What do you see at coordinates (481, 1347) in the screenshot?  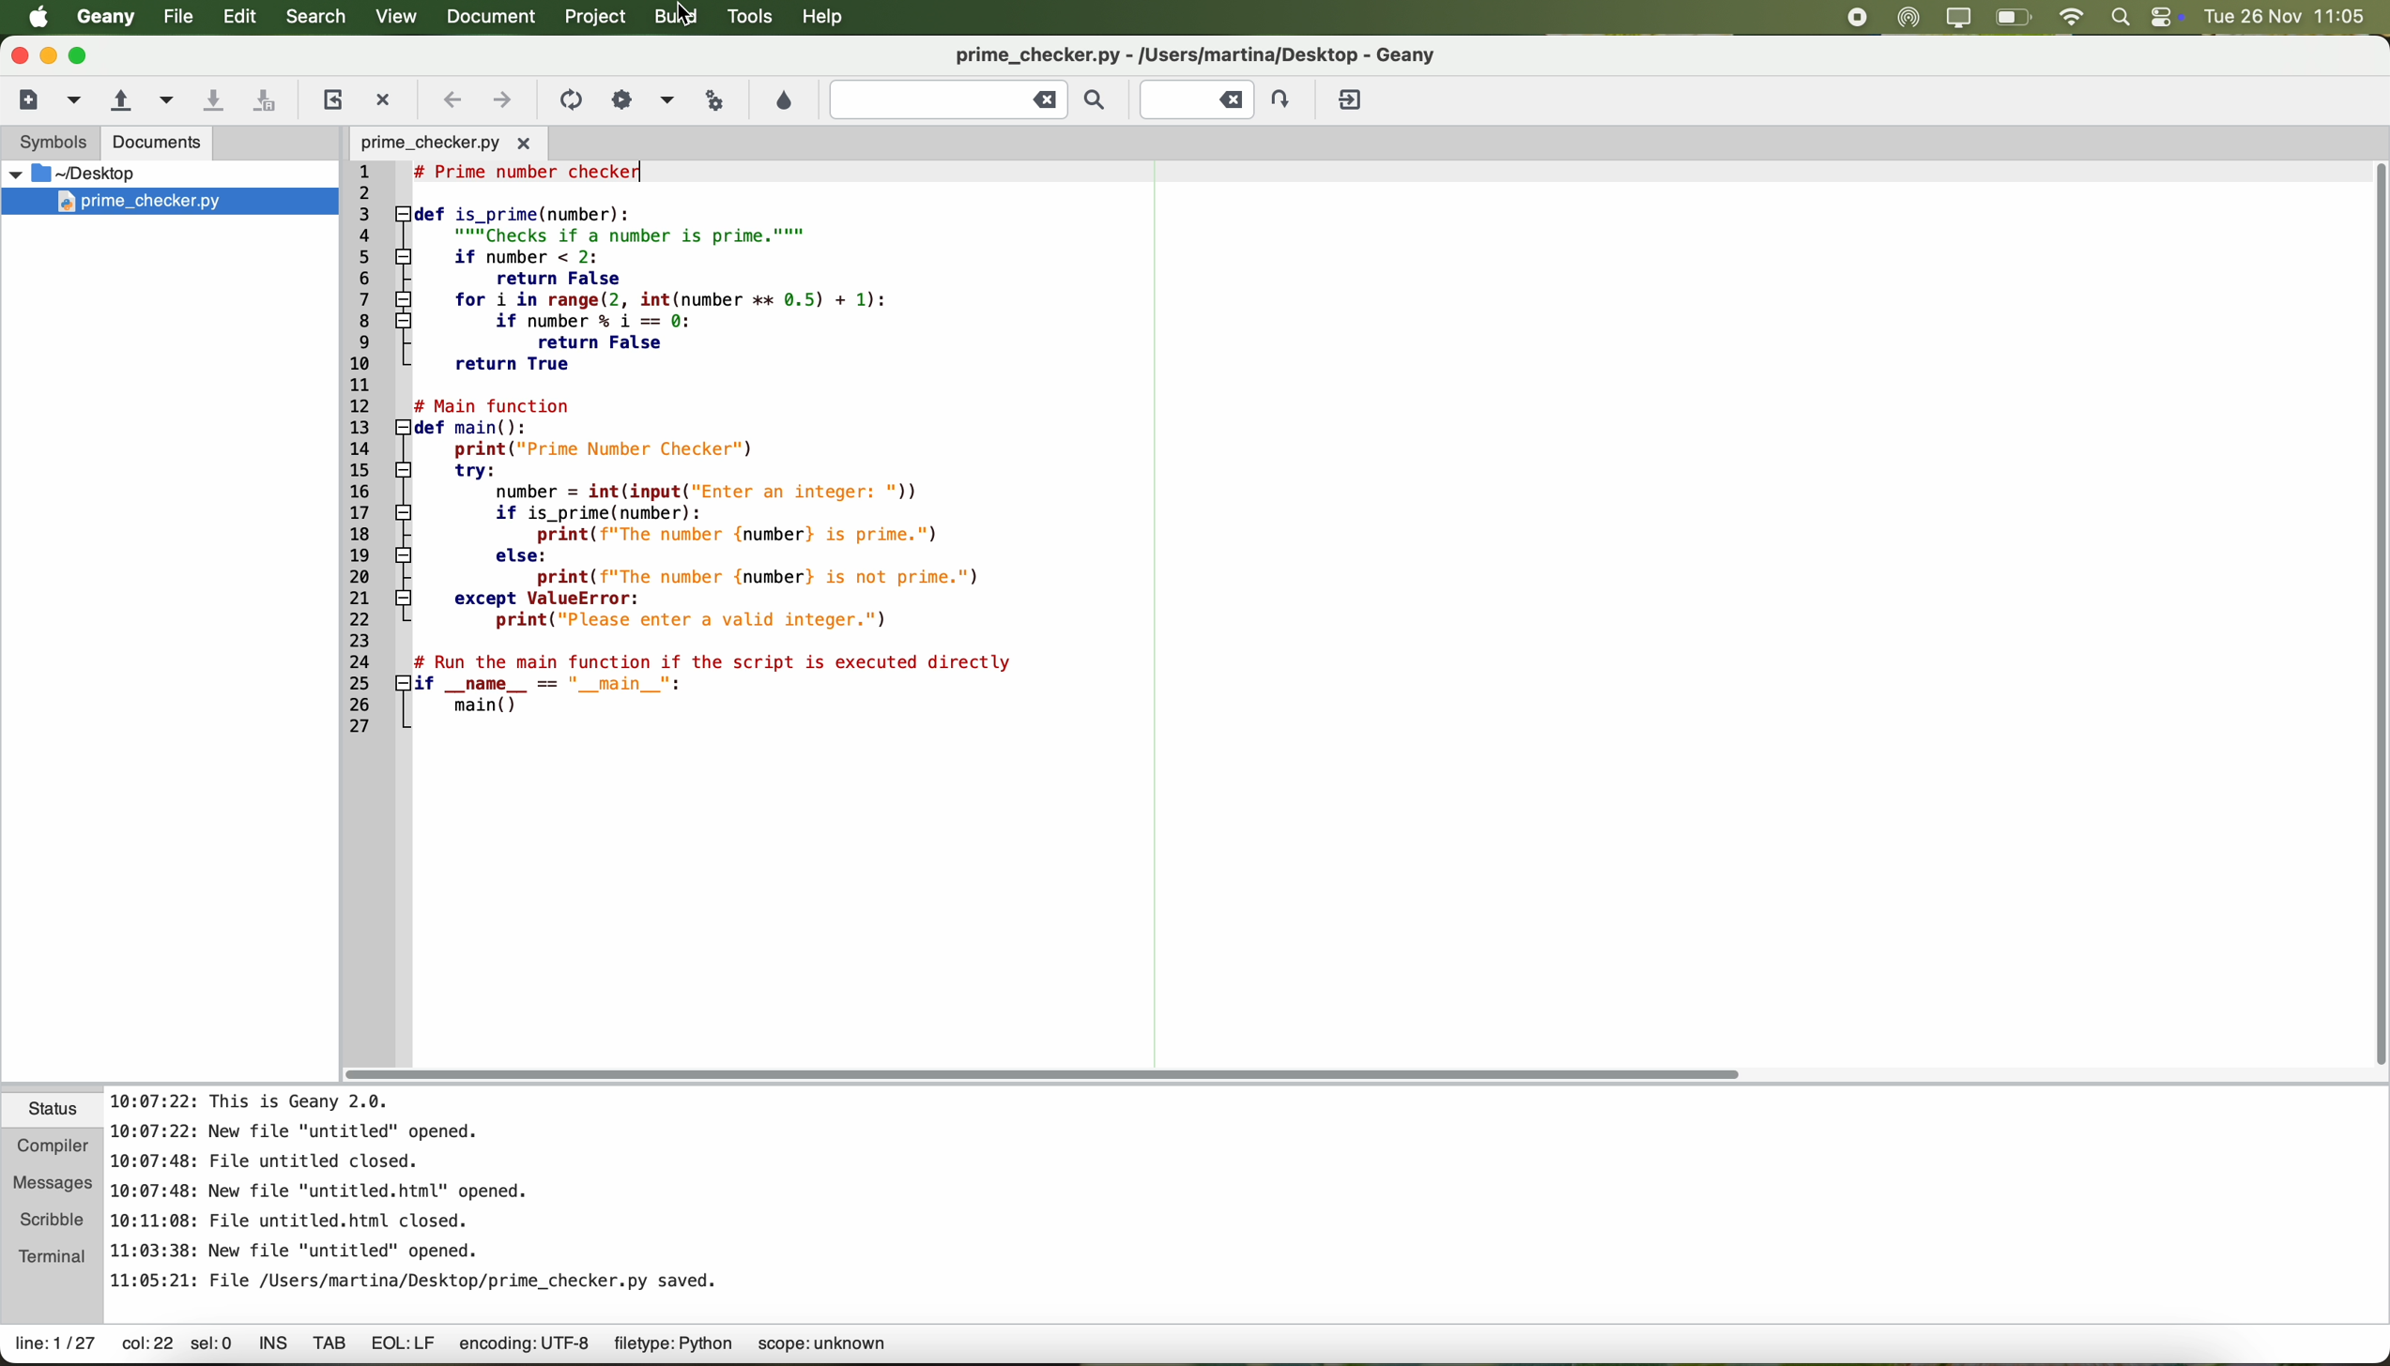 I see `data` at bounding box center [481, 1347].